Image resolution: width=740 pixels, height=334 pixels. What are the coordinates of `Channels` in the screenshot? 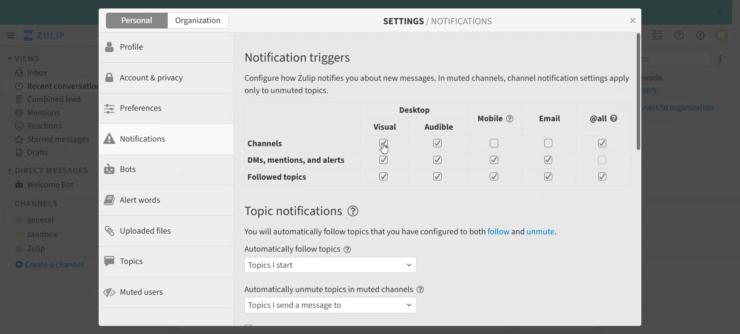 It's located at (287, 144).